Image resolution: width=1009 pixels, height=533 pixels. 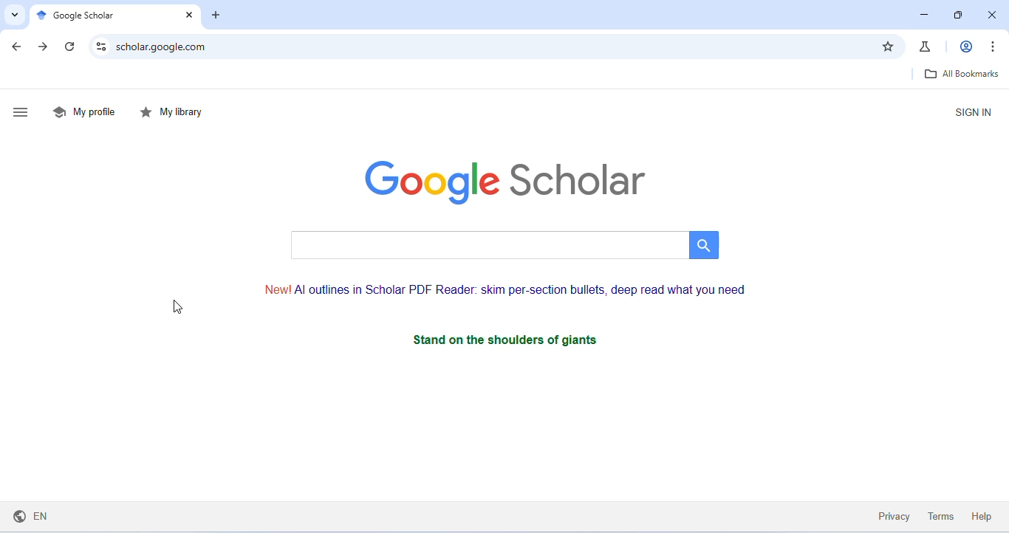 What do you see at coordinates (942, 516) in the screenshot?
I see `terms` at bounding box center [942, 516].